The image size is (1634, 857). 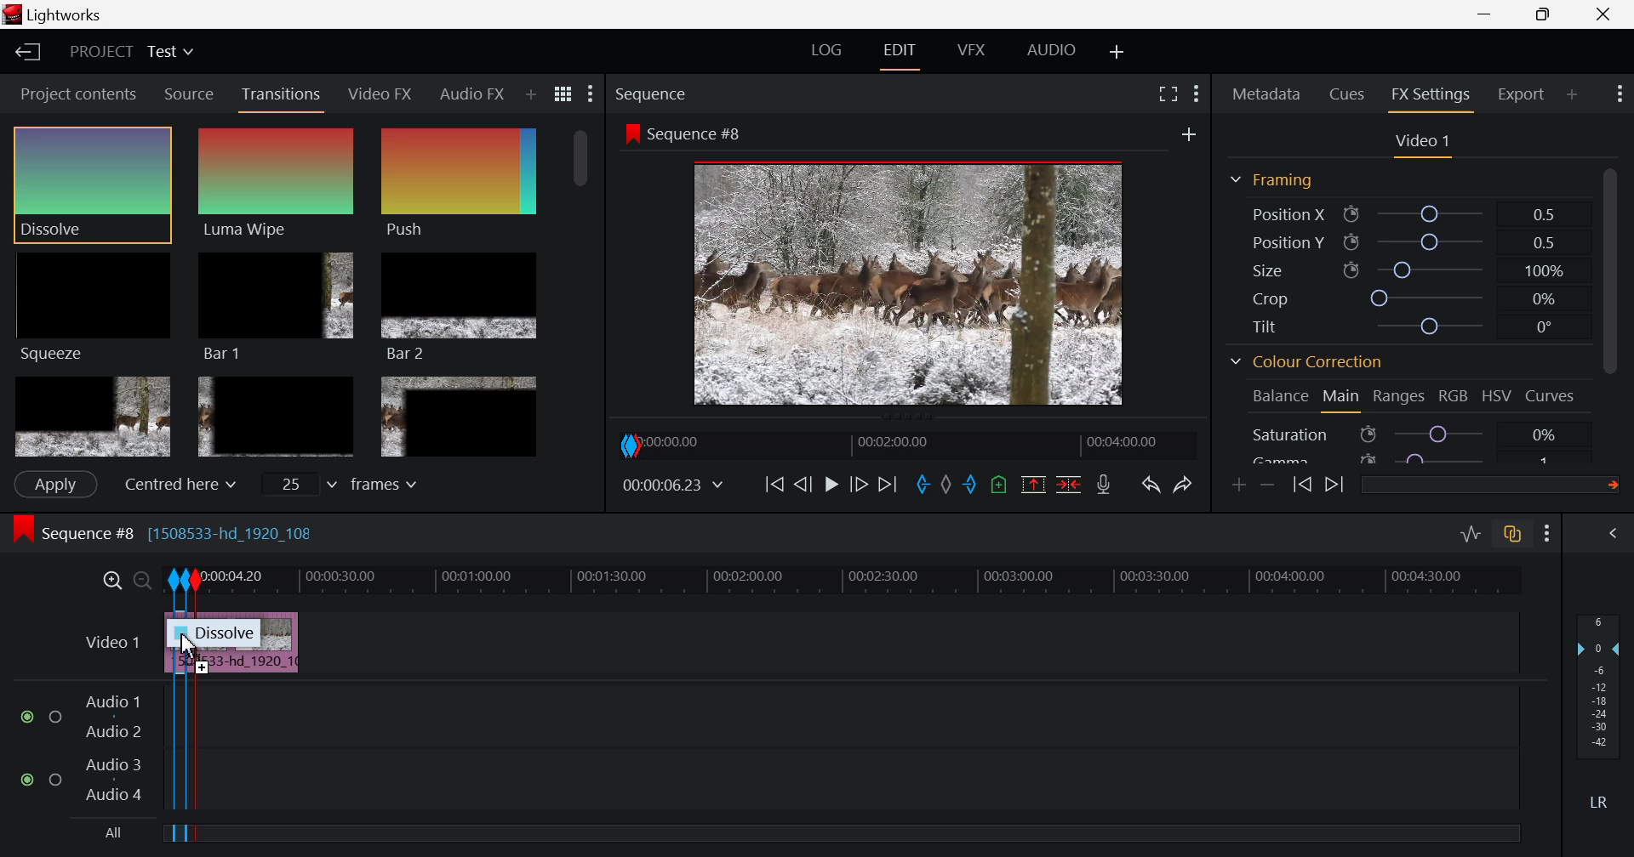 I want to click on Timeline Zoom In, so click(x=113, y=581).